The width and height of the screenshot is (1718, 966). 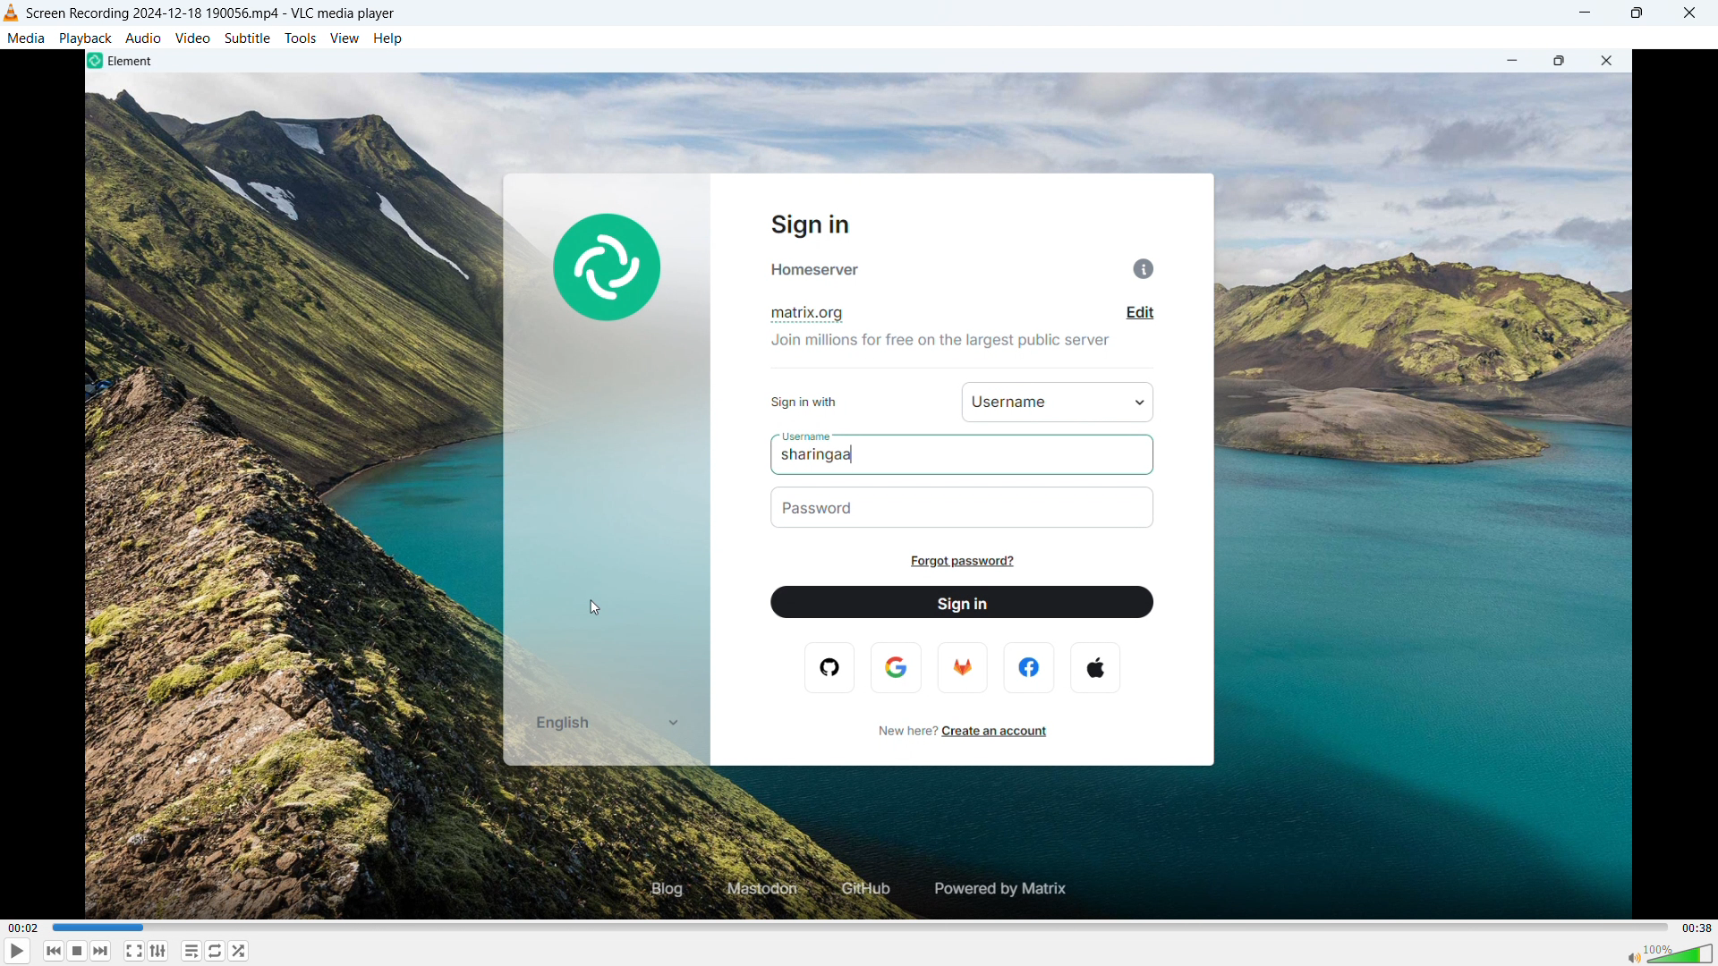 I want to click on video, so click(x=192, y=38).